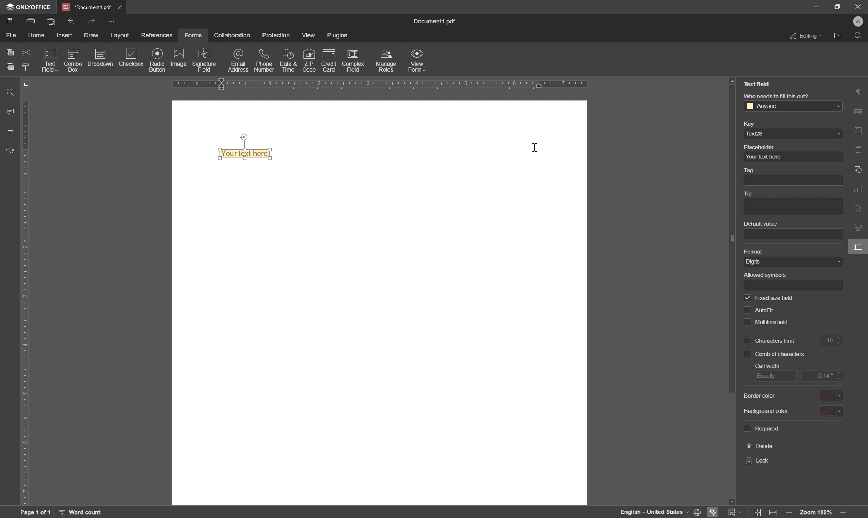 The width and height of the screenshot is (868, 518). What do you see at coordinates (860, 36) in the screenshot?
I see `find` at bounding box center [860, 36].